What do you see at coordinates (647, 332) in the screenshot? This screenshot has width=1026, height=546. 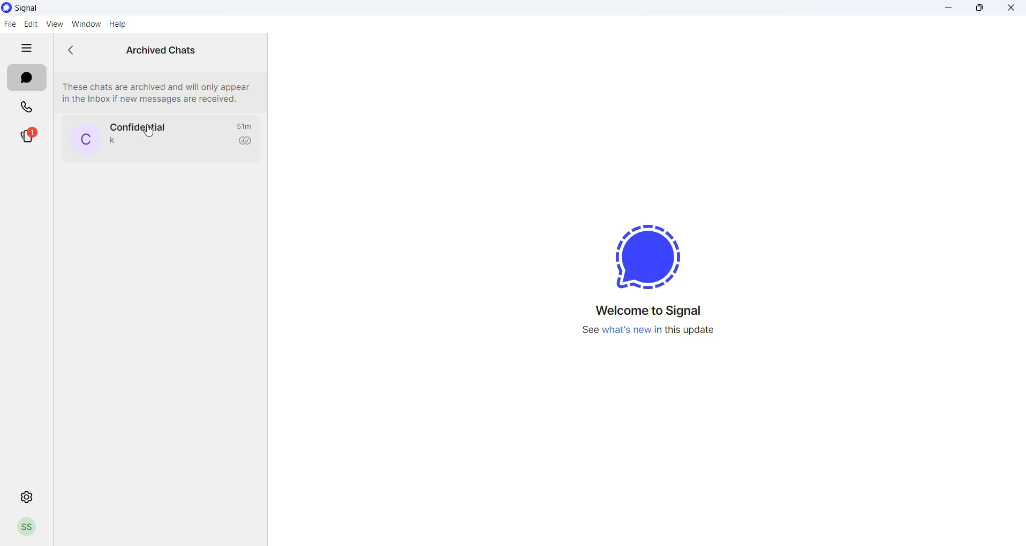 I see `information regarding new update` at bounding box center [647, 332].